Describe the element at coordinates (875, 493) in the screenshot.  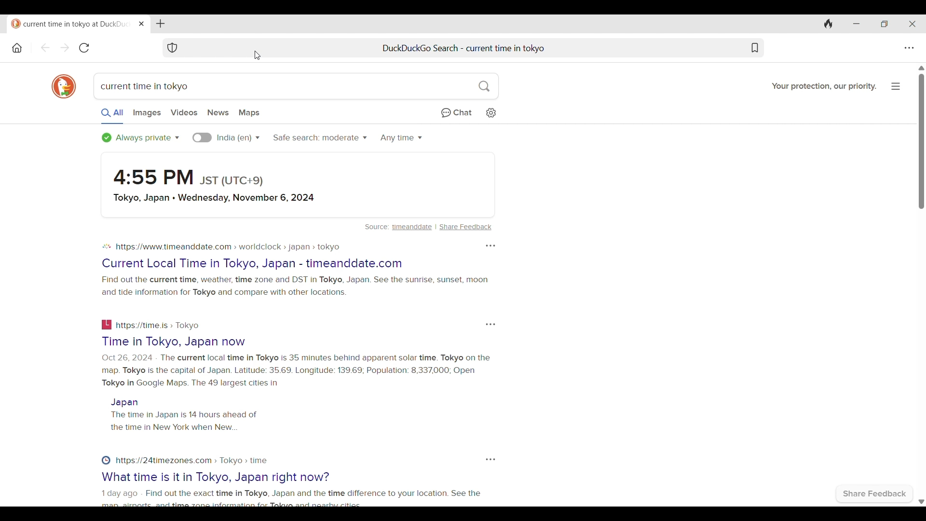
I see `Share feedback with browser` at that location.